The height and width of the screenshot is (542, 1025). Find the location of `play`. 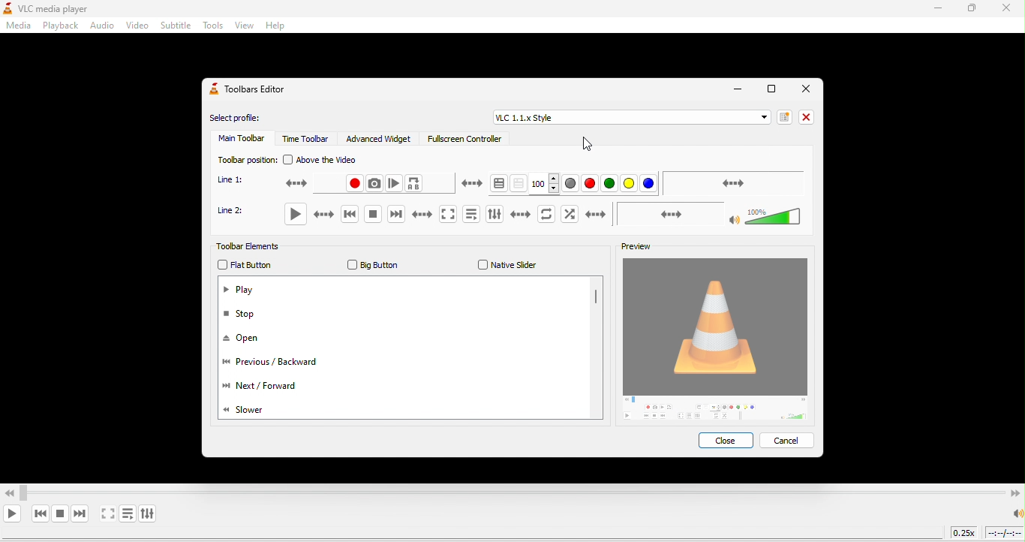

play is located at coordinates (241, 291).